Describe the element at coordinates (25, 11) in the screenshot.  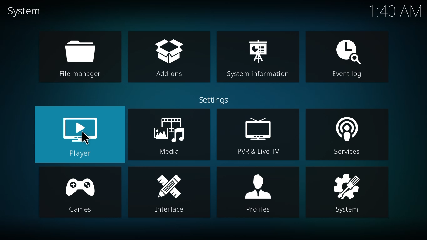
I see `system` at that location.